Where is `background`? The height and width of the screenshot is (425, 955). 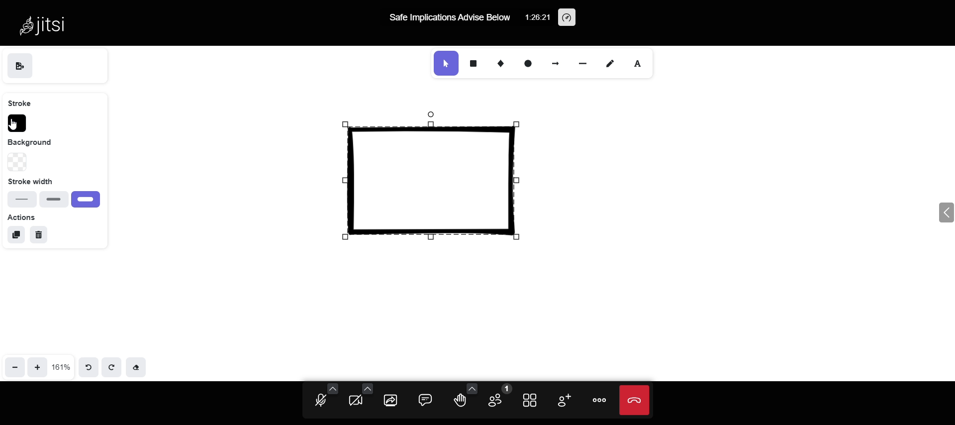
background is located at coordinates (38, 142).